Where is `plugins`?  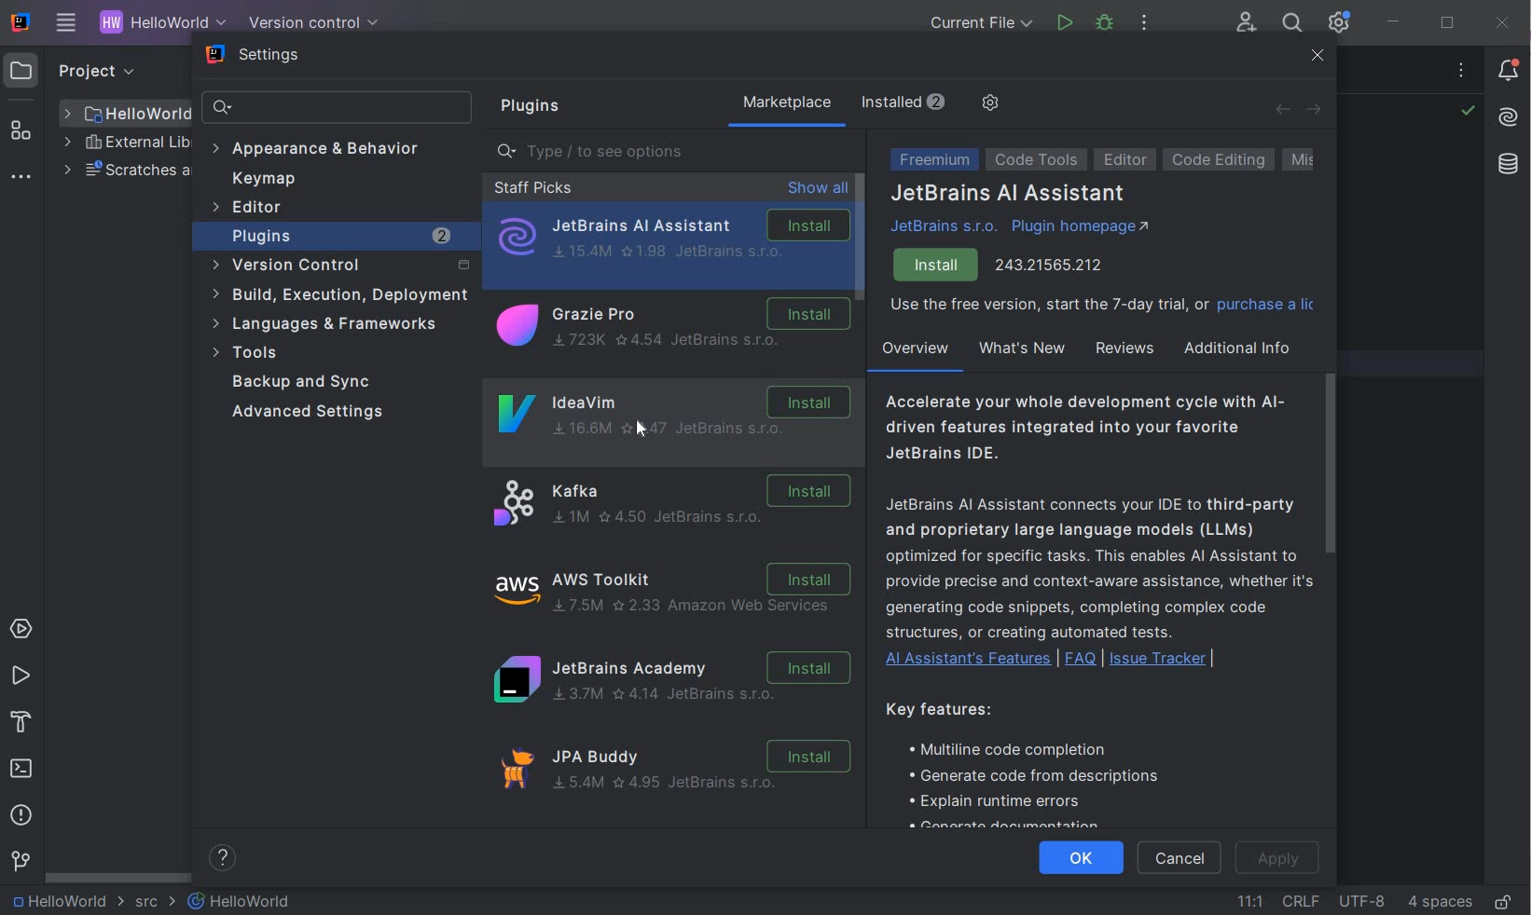 plugins is located at coordinates (526, 107).